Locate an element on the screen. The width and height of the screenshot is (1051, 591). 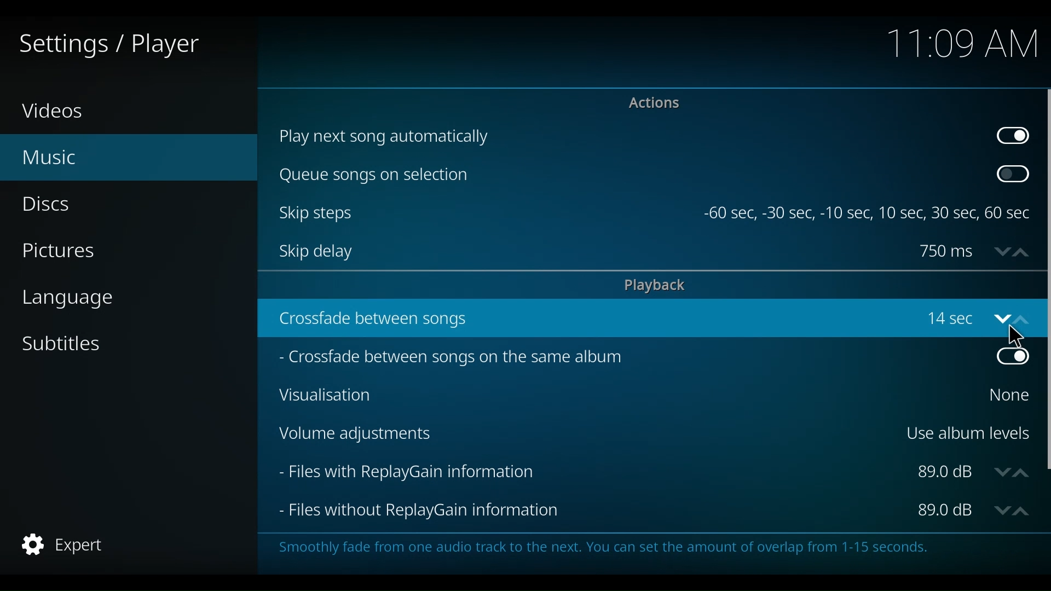
Pictures is located at coordinates (61, 250).